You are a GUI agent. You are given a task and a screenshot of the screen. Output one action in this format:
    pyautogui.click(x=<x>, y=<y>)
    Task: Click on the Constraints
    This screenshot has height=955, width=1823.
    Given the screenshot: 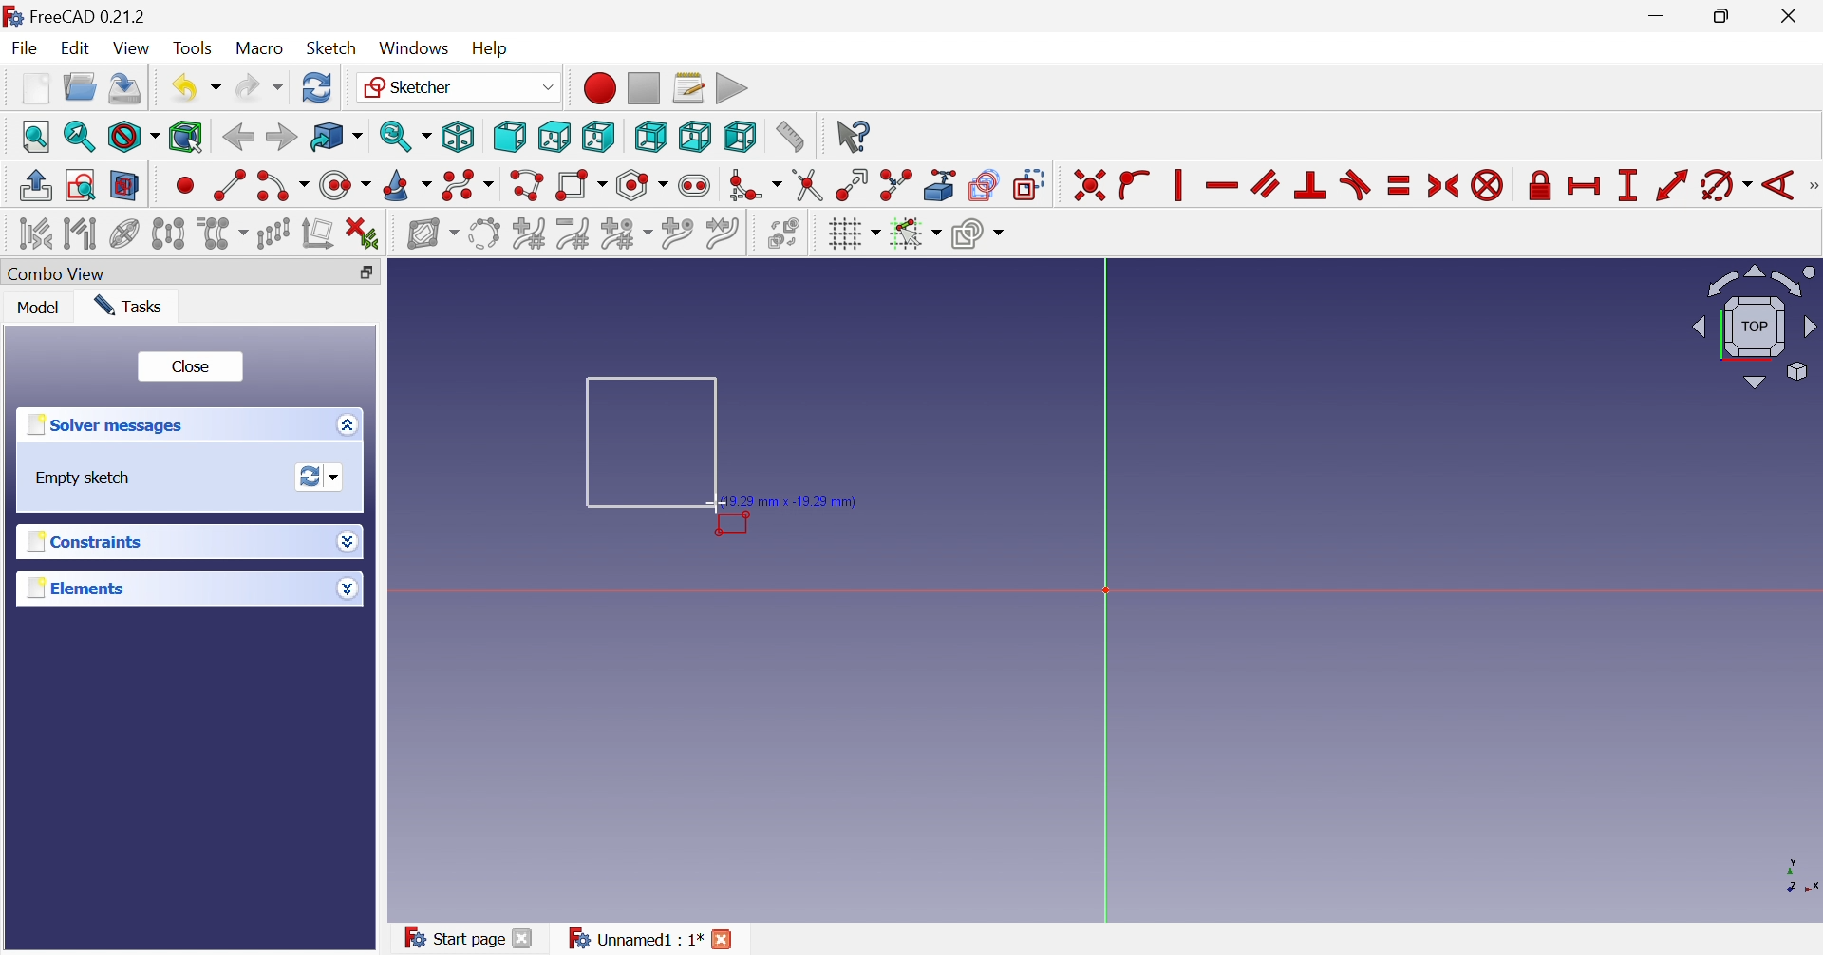 What is the action you would take?
    pyautogui.click(x=81, y=544)
    